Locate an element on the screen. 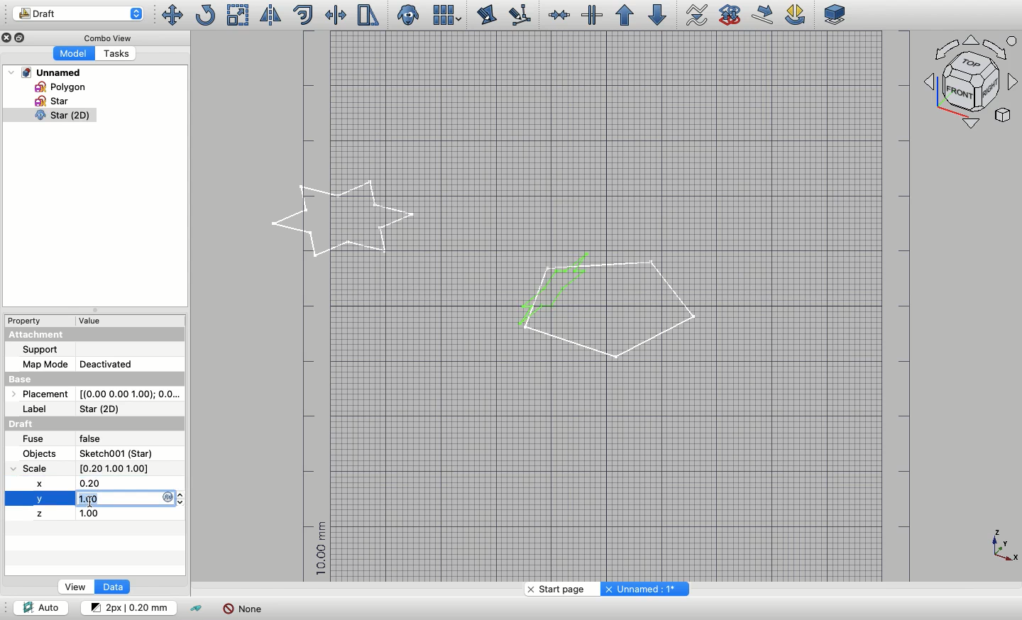  Rotate is located at coordinates (204, 15).